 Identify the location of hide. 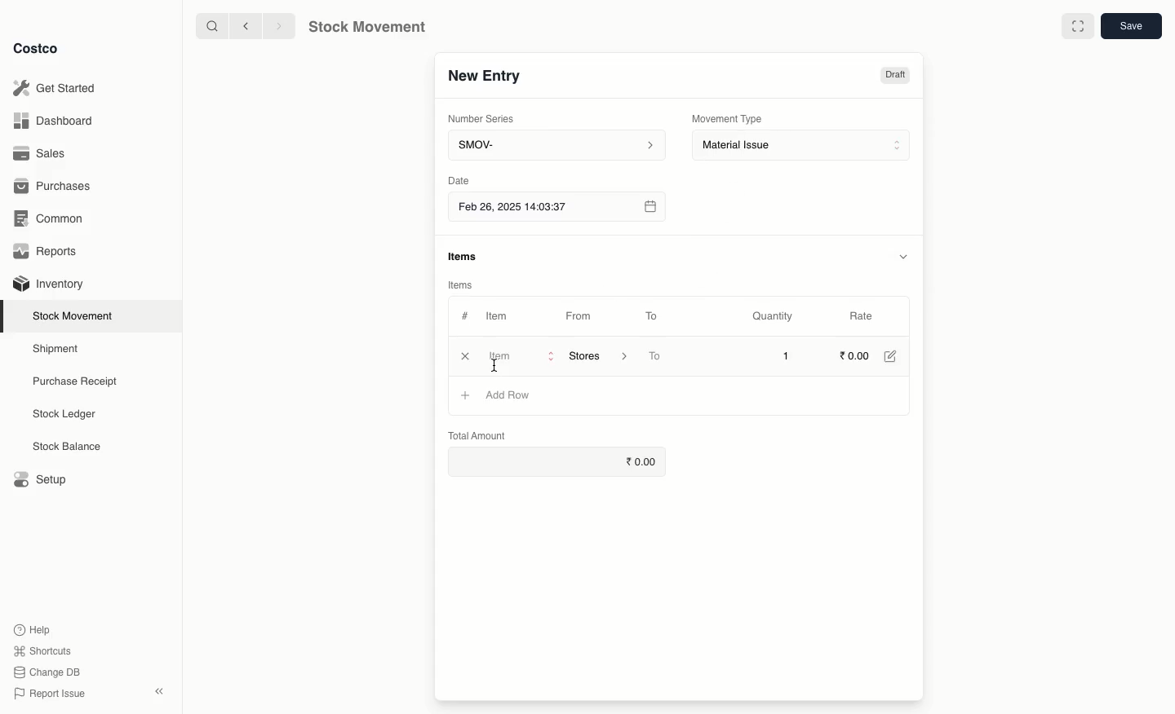
(906, 255).